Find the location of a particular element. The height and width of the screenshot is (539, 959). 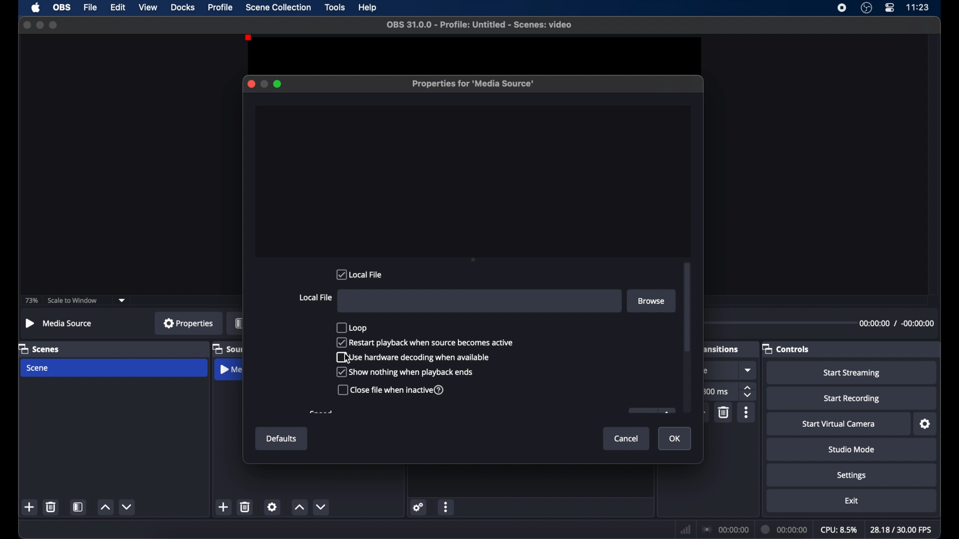

control center is located at coordinates (889, 7).